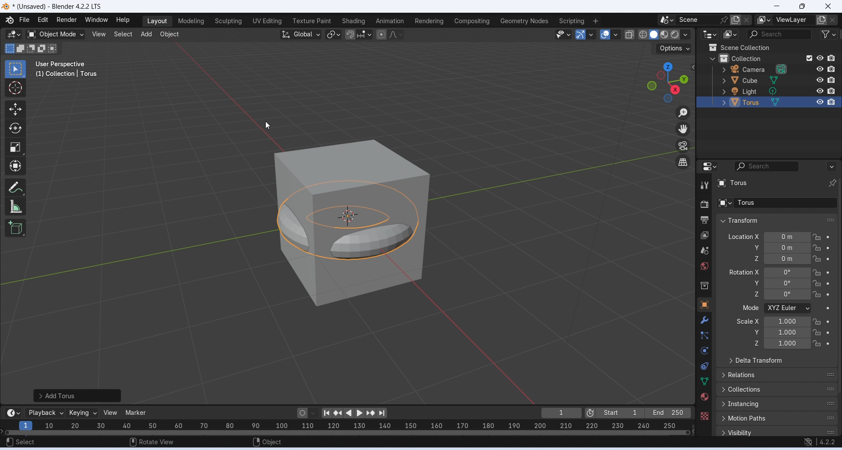 The height and width of the screenshot is (450, 842). What do you see at coordinates (683, 146) in the screenshot?
I see `Toggle the camera view` at bounding box center [683, 146].